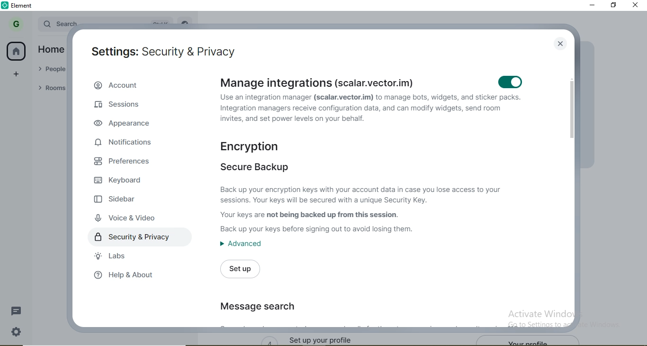  I want to click on restore, so click(613, 5).